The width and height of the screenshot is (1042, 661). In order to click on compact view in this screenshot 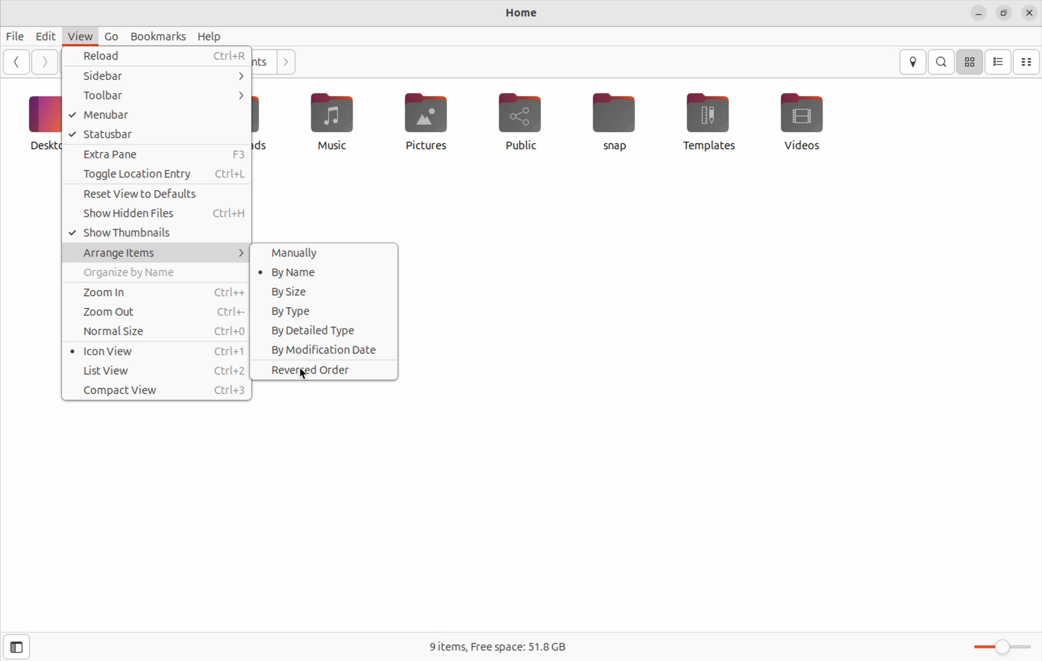, I will do `click(1027, 61)`.